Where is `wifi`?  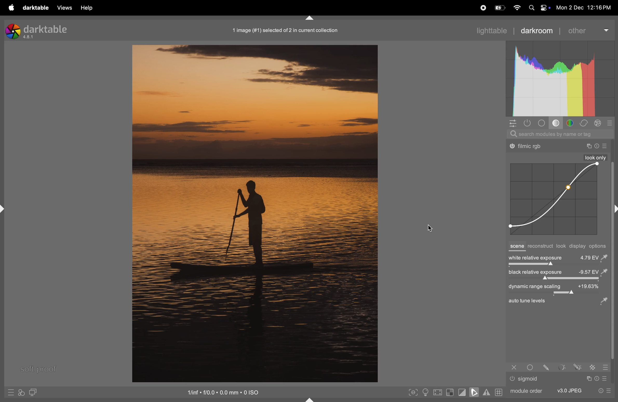 wifi is located at coordinates (516, 8).